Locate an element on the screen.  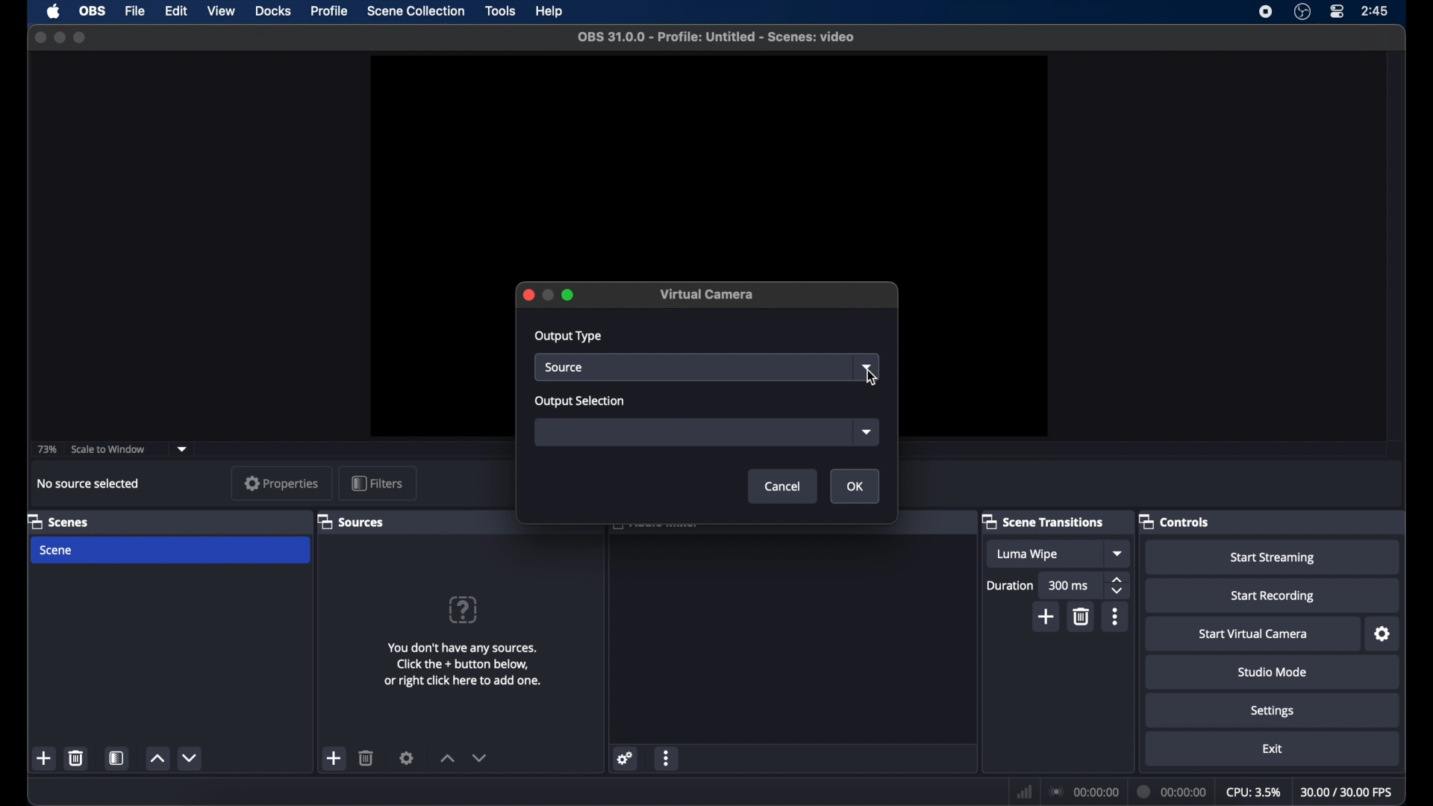
scene filters is located at coordinates (117, 757).